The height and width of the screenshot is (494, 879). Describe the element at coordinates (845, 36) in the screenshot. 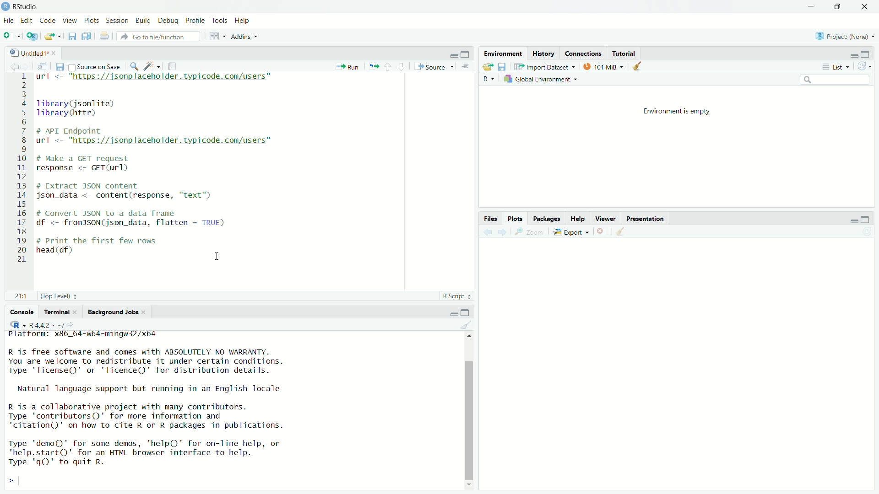

I see `Project: (None)` at that location.